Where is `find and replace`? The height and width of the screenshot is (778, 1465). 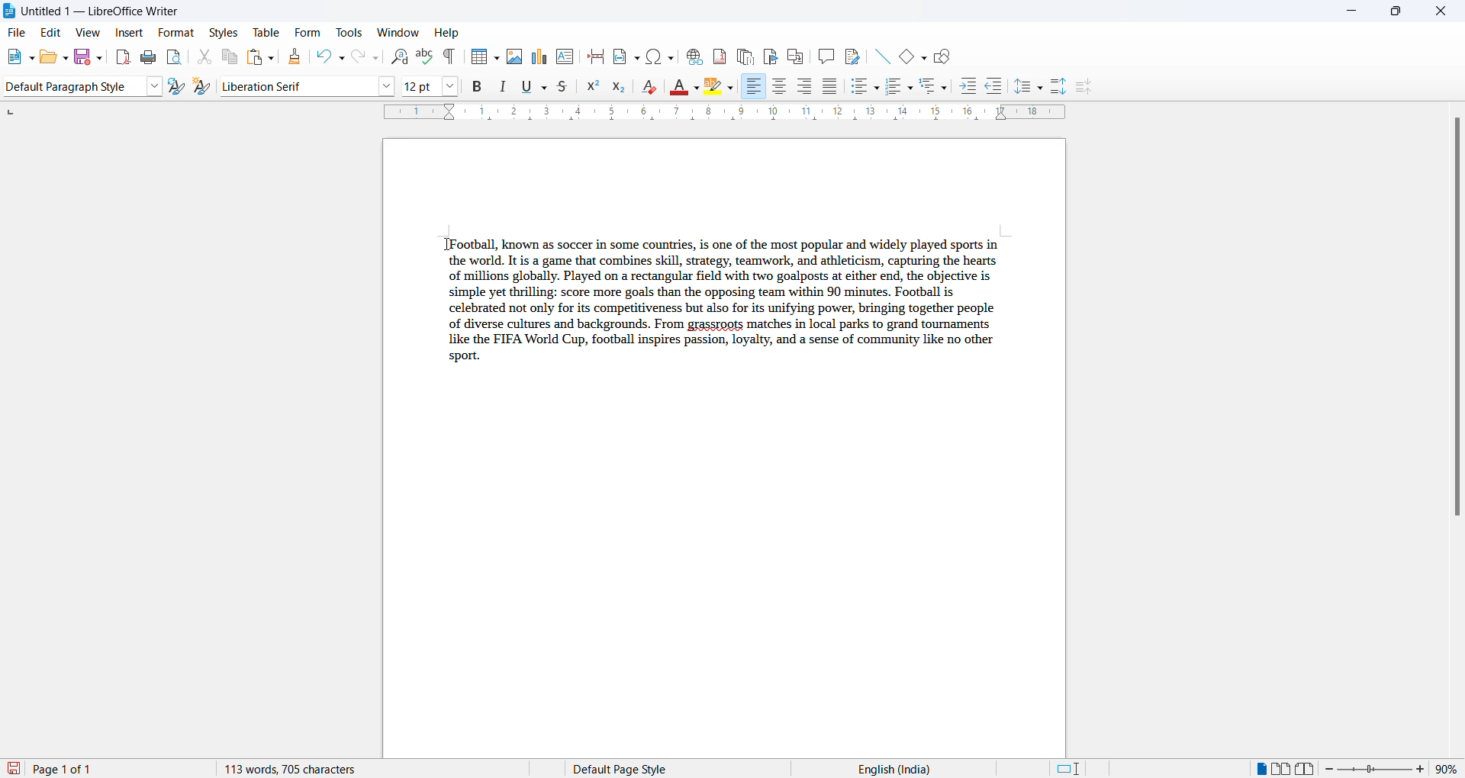
find and replace is located at coordinates (400, 56).